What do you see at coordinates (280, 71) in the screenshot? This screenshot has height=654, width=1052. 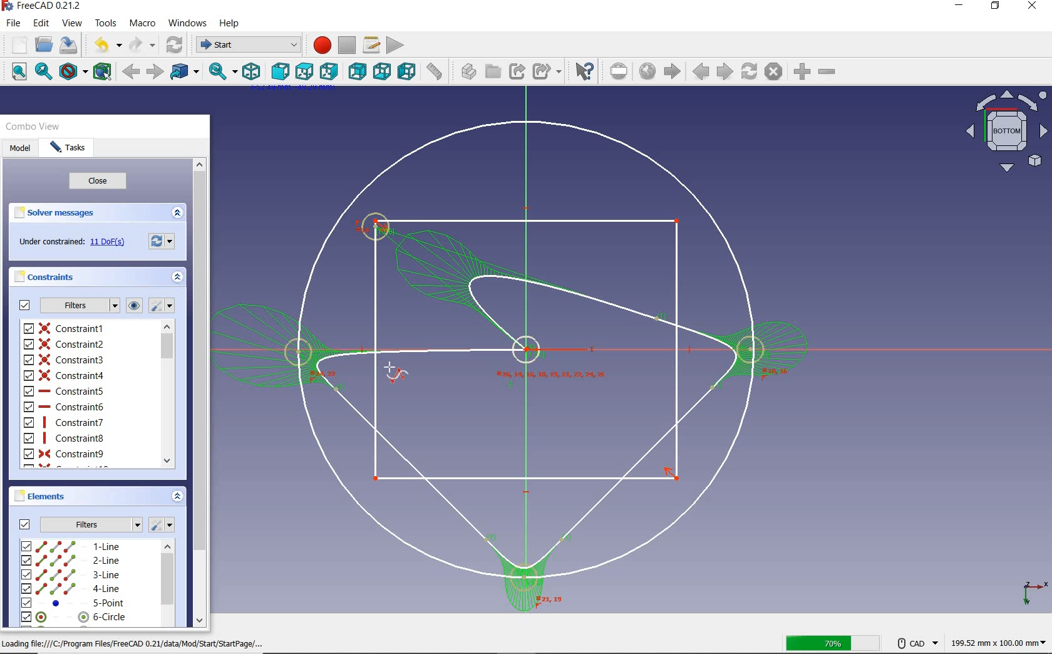 I see `front` at bounding box center [280, 71].